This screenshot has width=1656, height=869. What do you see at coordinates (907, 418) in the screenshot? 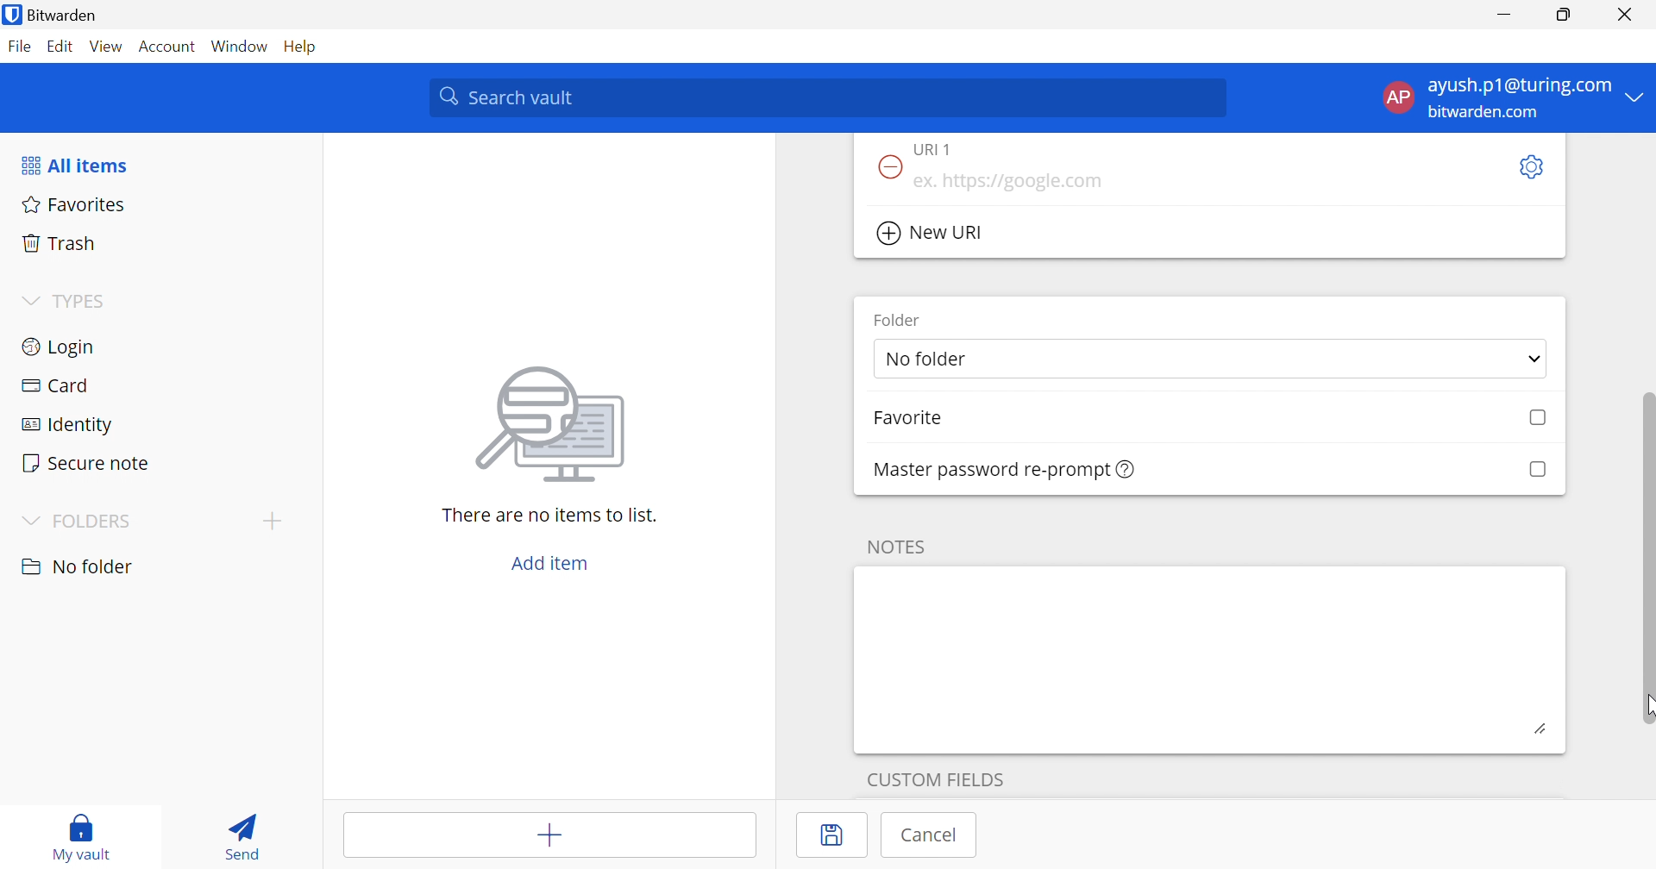
I see `Favorite` at bounding box center [907, 418].